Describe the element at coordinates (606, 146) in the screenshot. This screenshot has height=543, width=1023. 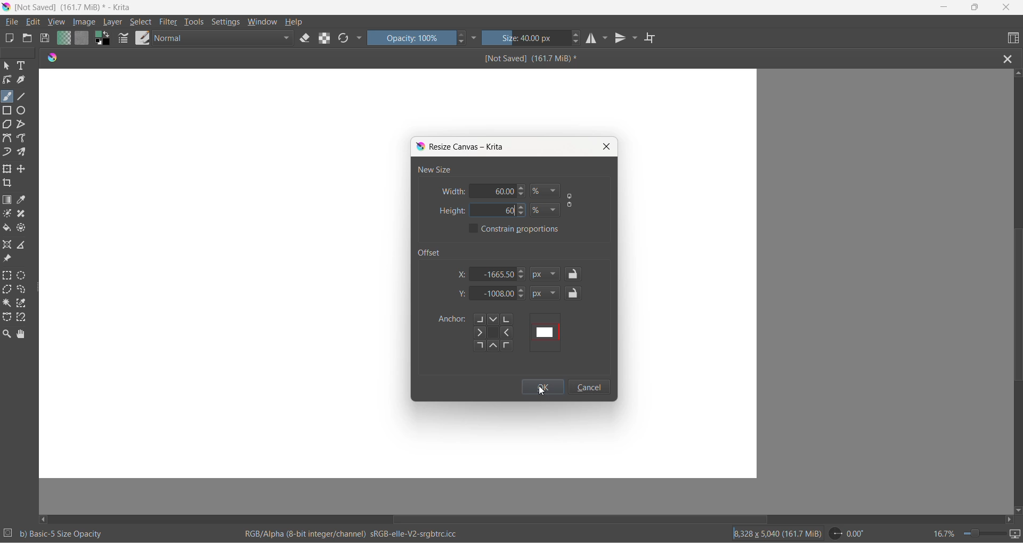
I see `close` at that location.